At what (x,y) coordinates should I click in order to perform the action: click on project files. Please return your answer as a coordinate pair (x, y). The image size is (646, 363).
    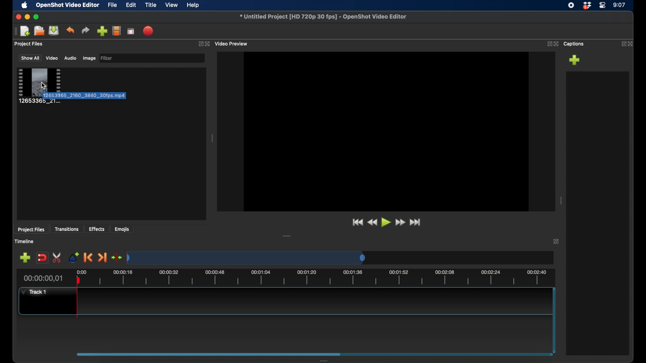
    Looking at the image, I should click on (29, 44).